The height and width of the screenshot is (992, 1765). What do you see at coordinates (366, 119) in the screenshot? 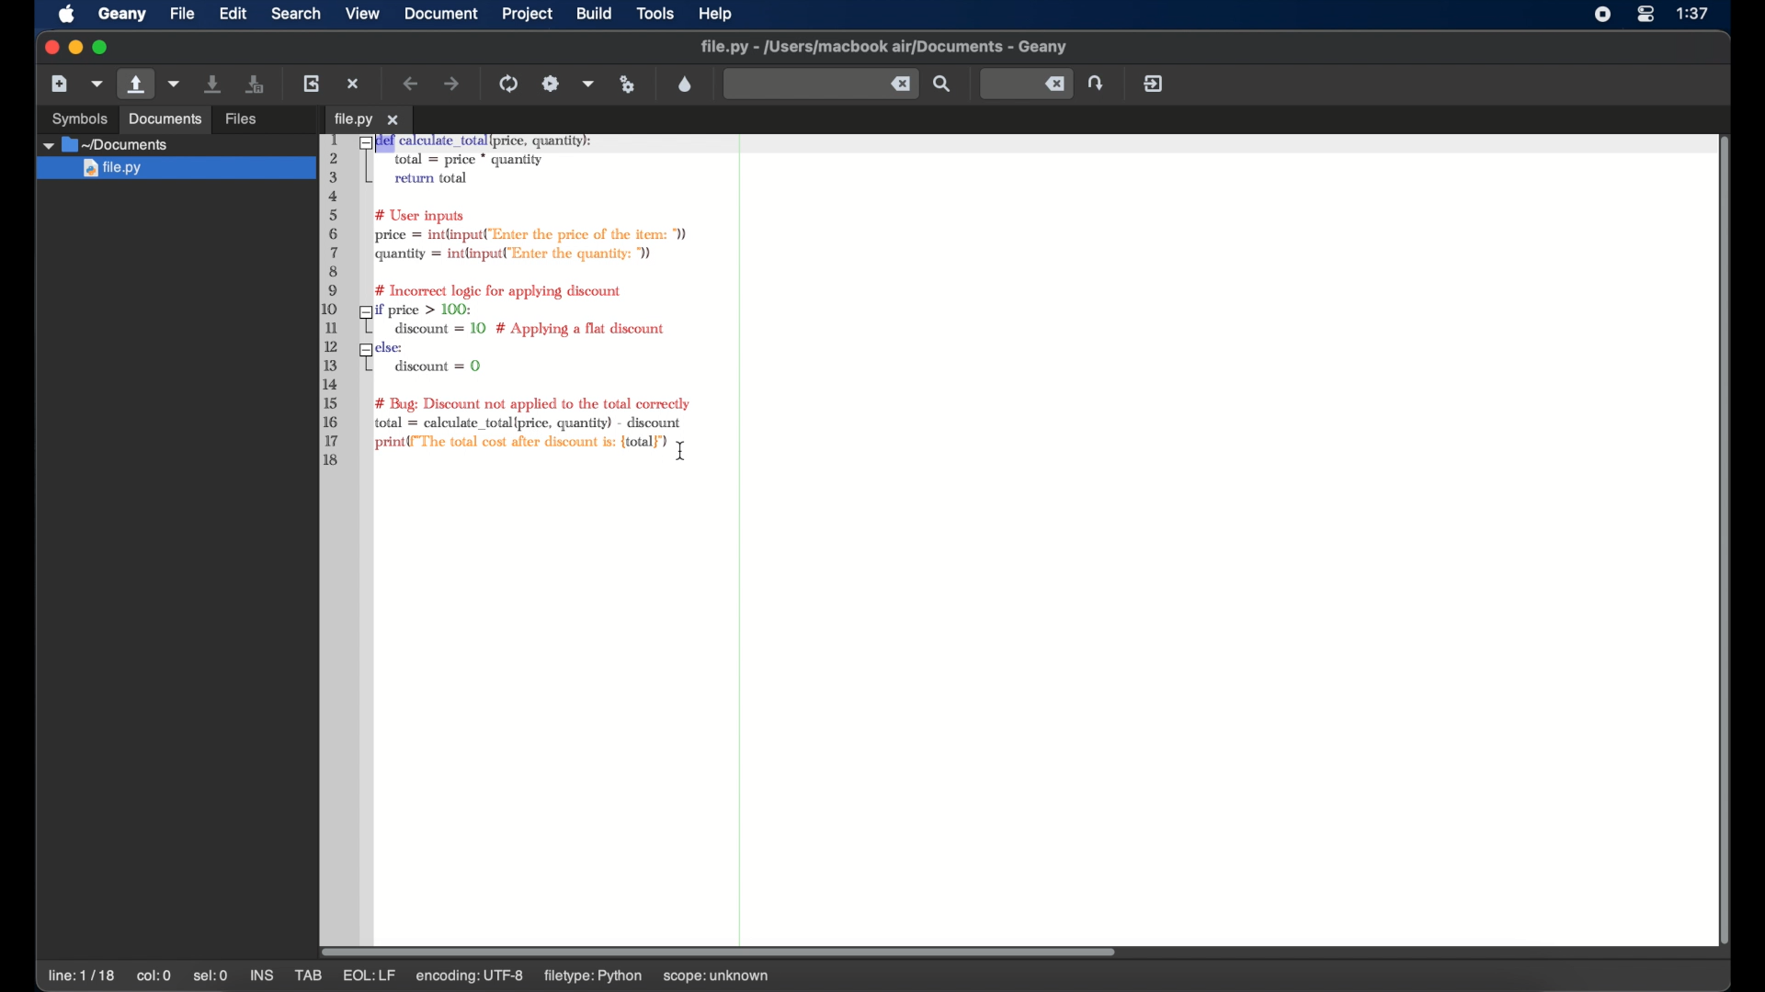
I see `file.py` at bounding box center [366, 119].